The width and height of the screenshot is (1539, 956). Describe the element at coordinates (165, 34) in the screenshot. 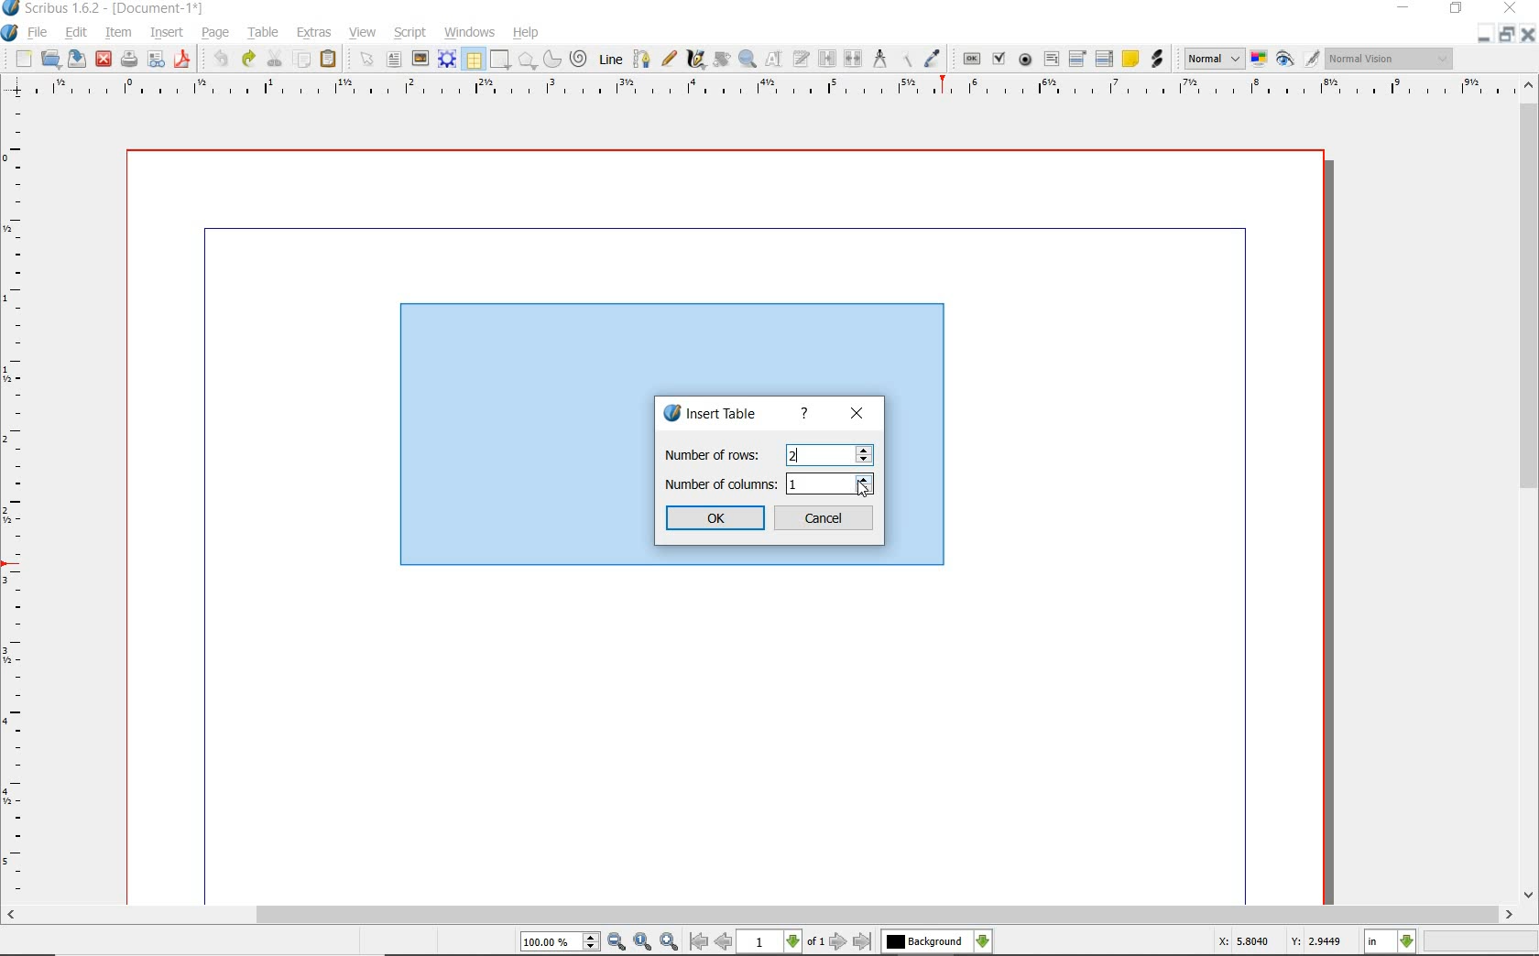

I see `insert` at that location.